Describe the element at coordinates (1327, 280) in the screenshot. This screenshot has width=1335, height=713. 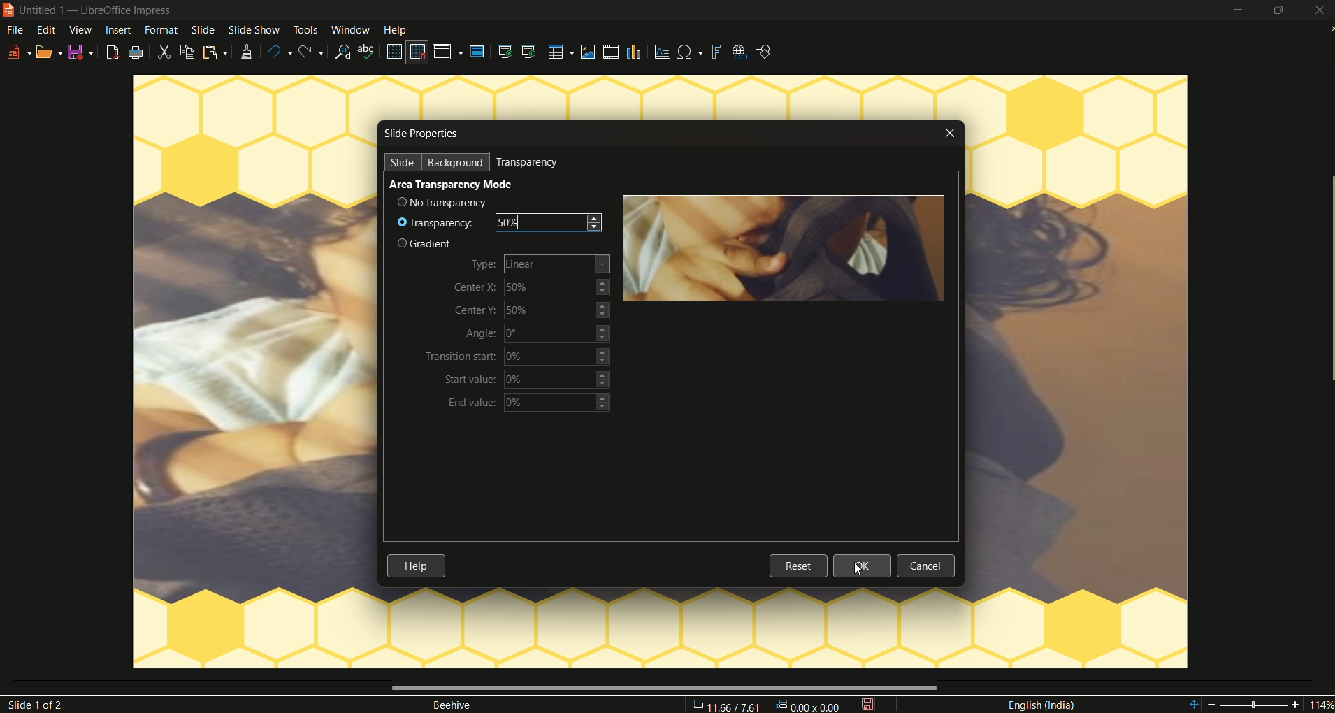
I see `scrollbar` at that location.